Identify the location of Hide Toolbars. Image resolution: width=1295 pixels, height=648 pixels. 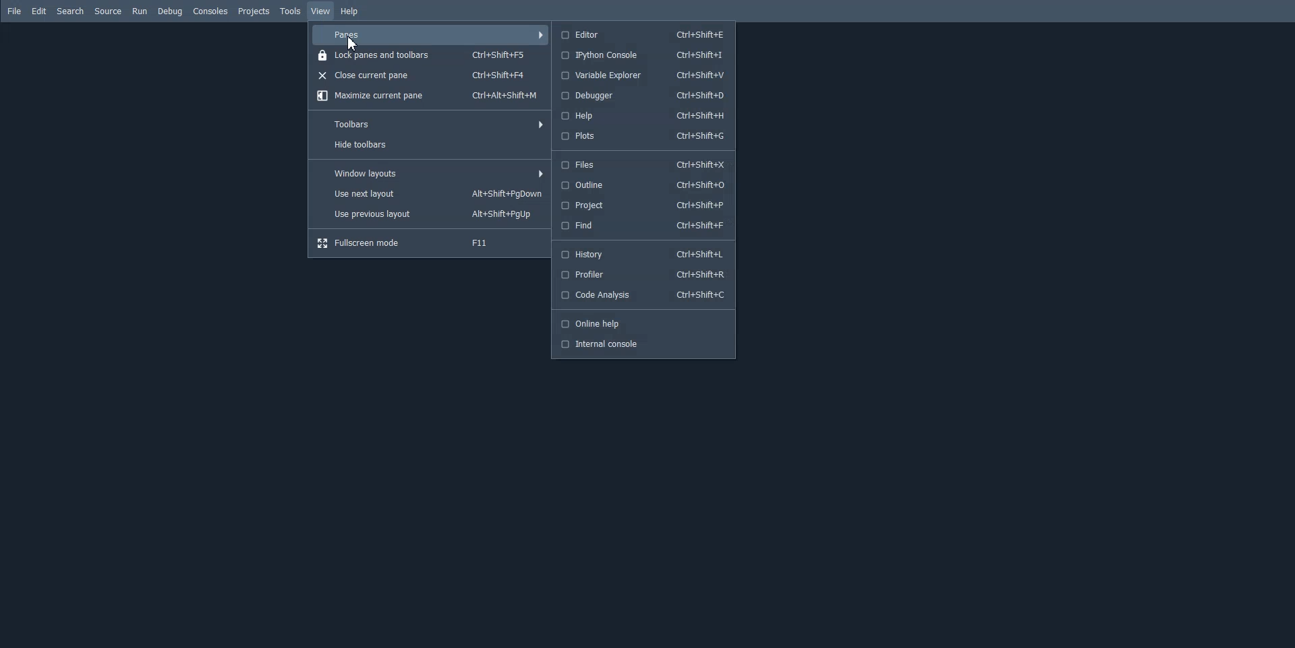
(429, 146).